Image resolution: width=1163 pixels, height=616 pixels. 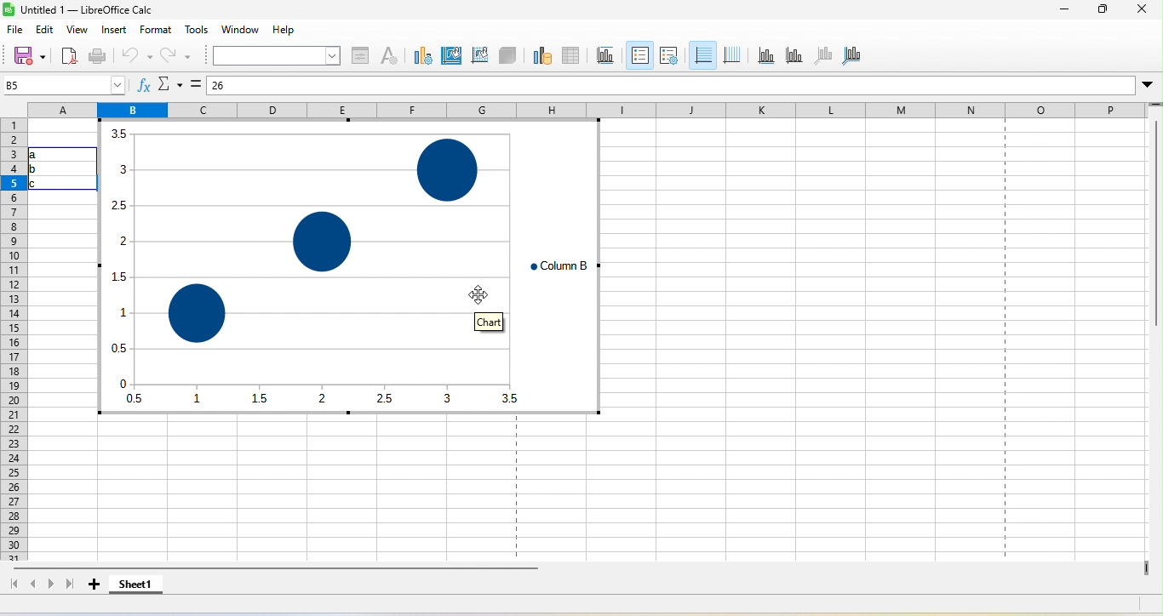 What do you see at coordinates (20, 31) in the screenshot?
I see `file` at bounding box center [20, 31].